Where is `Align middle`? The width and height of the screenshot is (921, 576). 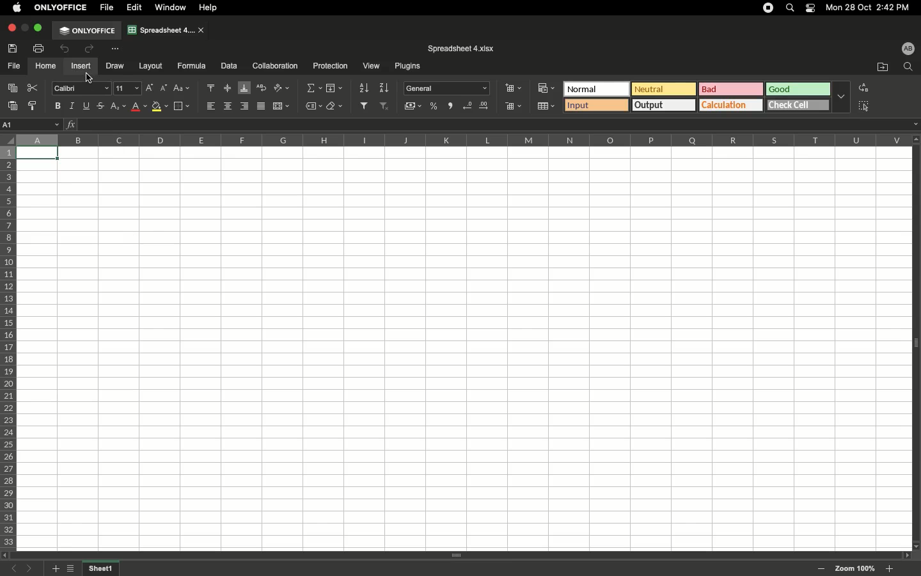 Align middle is located at coordinates (229, 88).